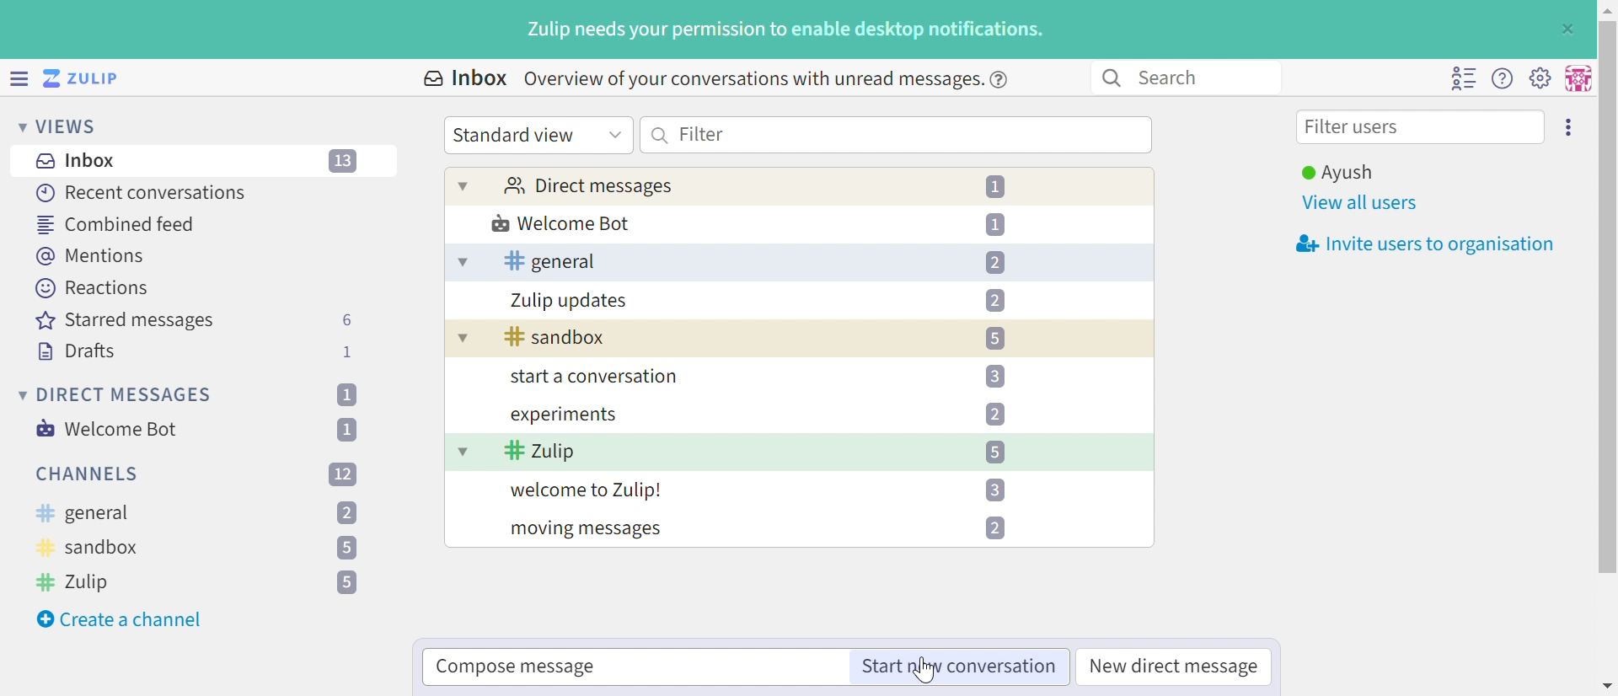 The height and width of the screenshot is (696, 1618). What do you see at coordinates (463, 185) in the screenshot?
I see `Drop Down` at bounding box center [463, 185].